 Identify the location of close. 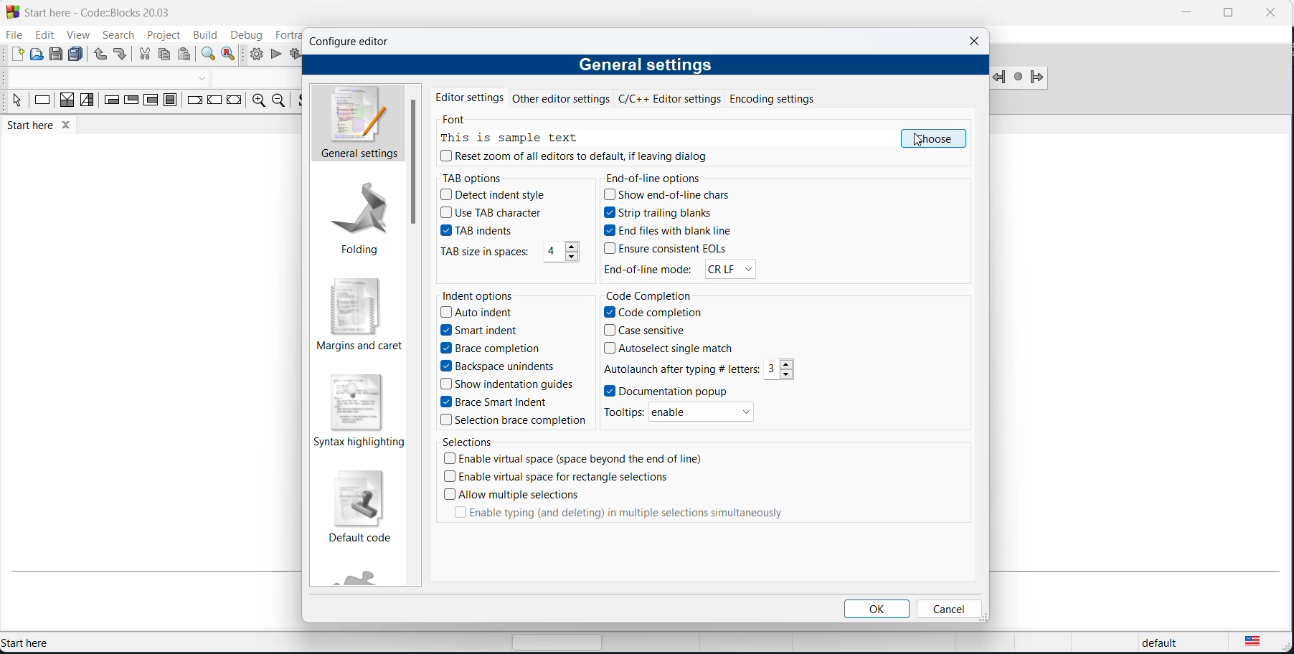
(1269, 11).